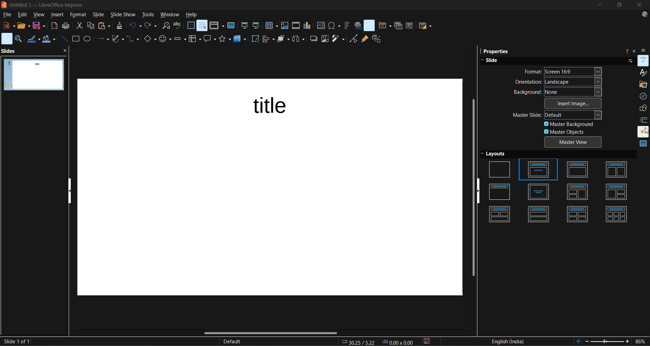 The image size is (650, 346). I want to click on crop image, so click(325, 39).